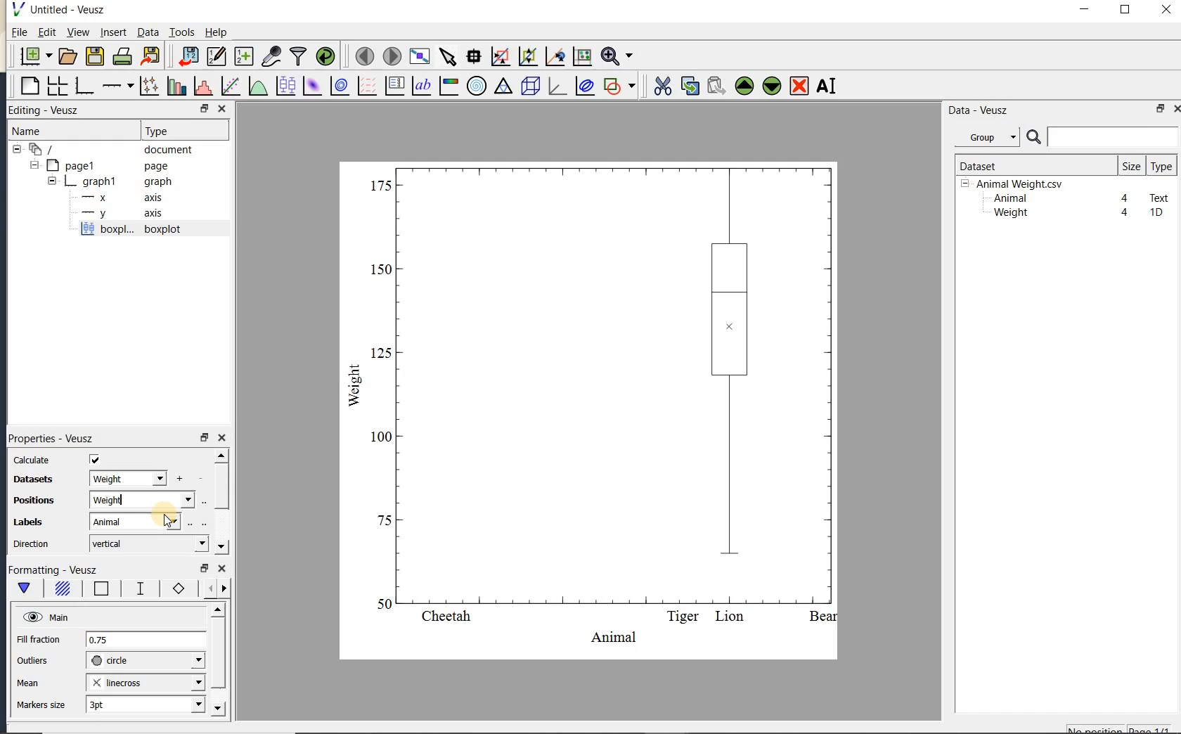 Image resolution: width=1181 pixels, height=734 pixels. What do you see at coordinates (204, 437) in the screenshot?
I see `restore` at bounding box center [204, 437].